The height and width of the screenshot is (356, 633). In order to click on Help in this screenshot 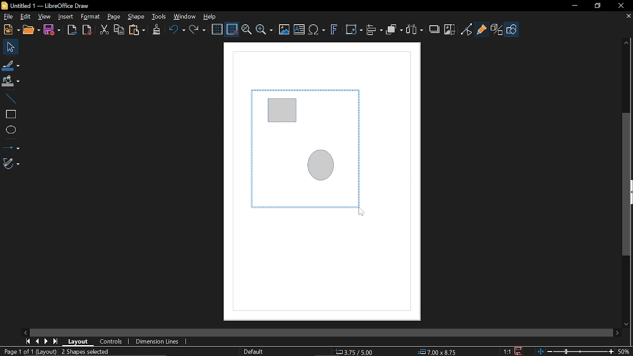, I will do `click(212, 16)`.